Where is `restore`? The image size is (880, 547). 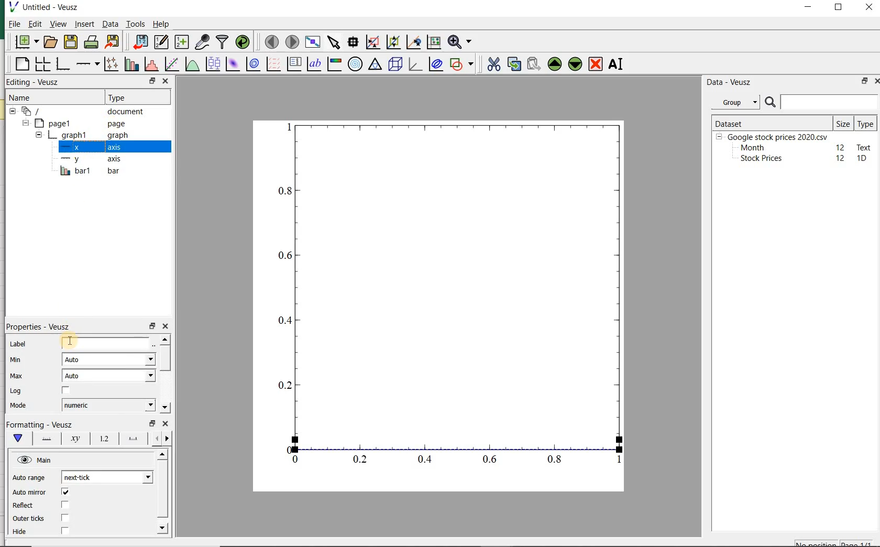 restore is located at coordinates (863, 82).